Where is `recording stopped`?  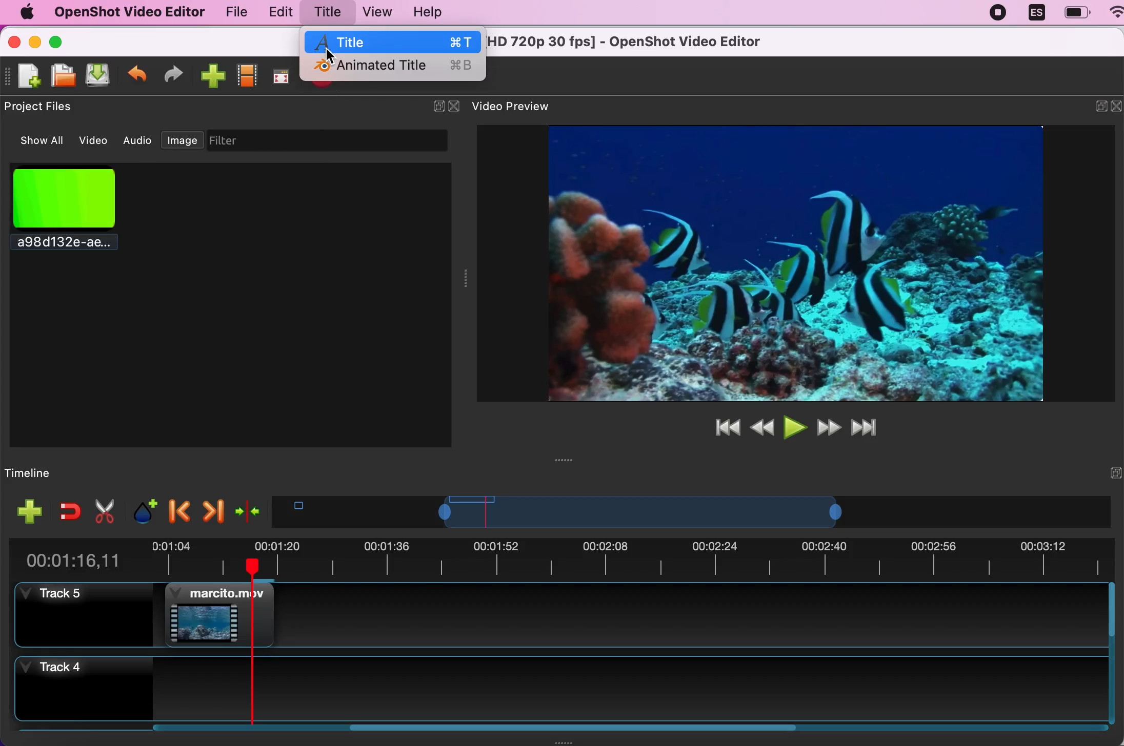 recording stopped is located at coordinates (999, 15).